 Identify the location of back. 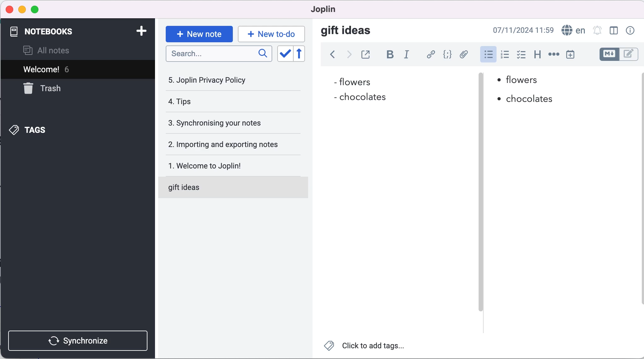
(331, 56).